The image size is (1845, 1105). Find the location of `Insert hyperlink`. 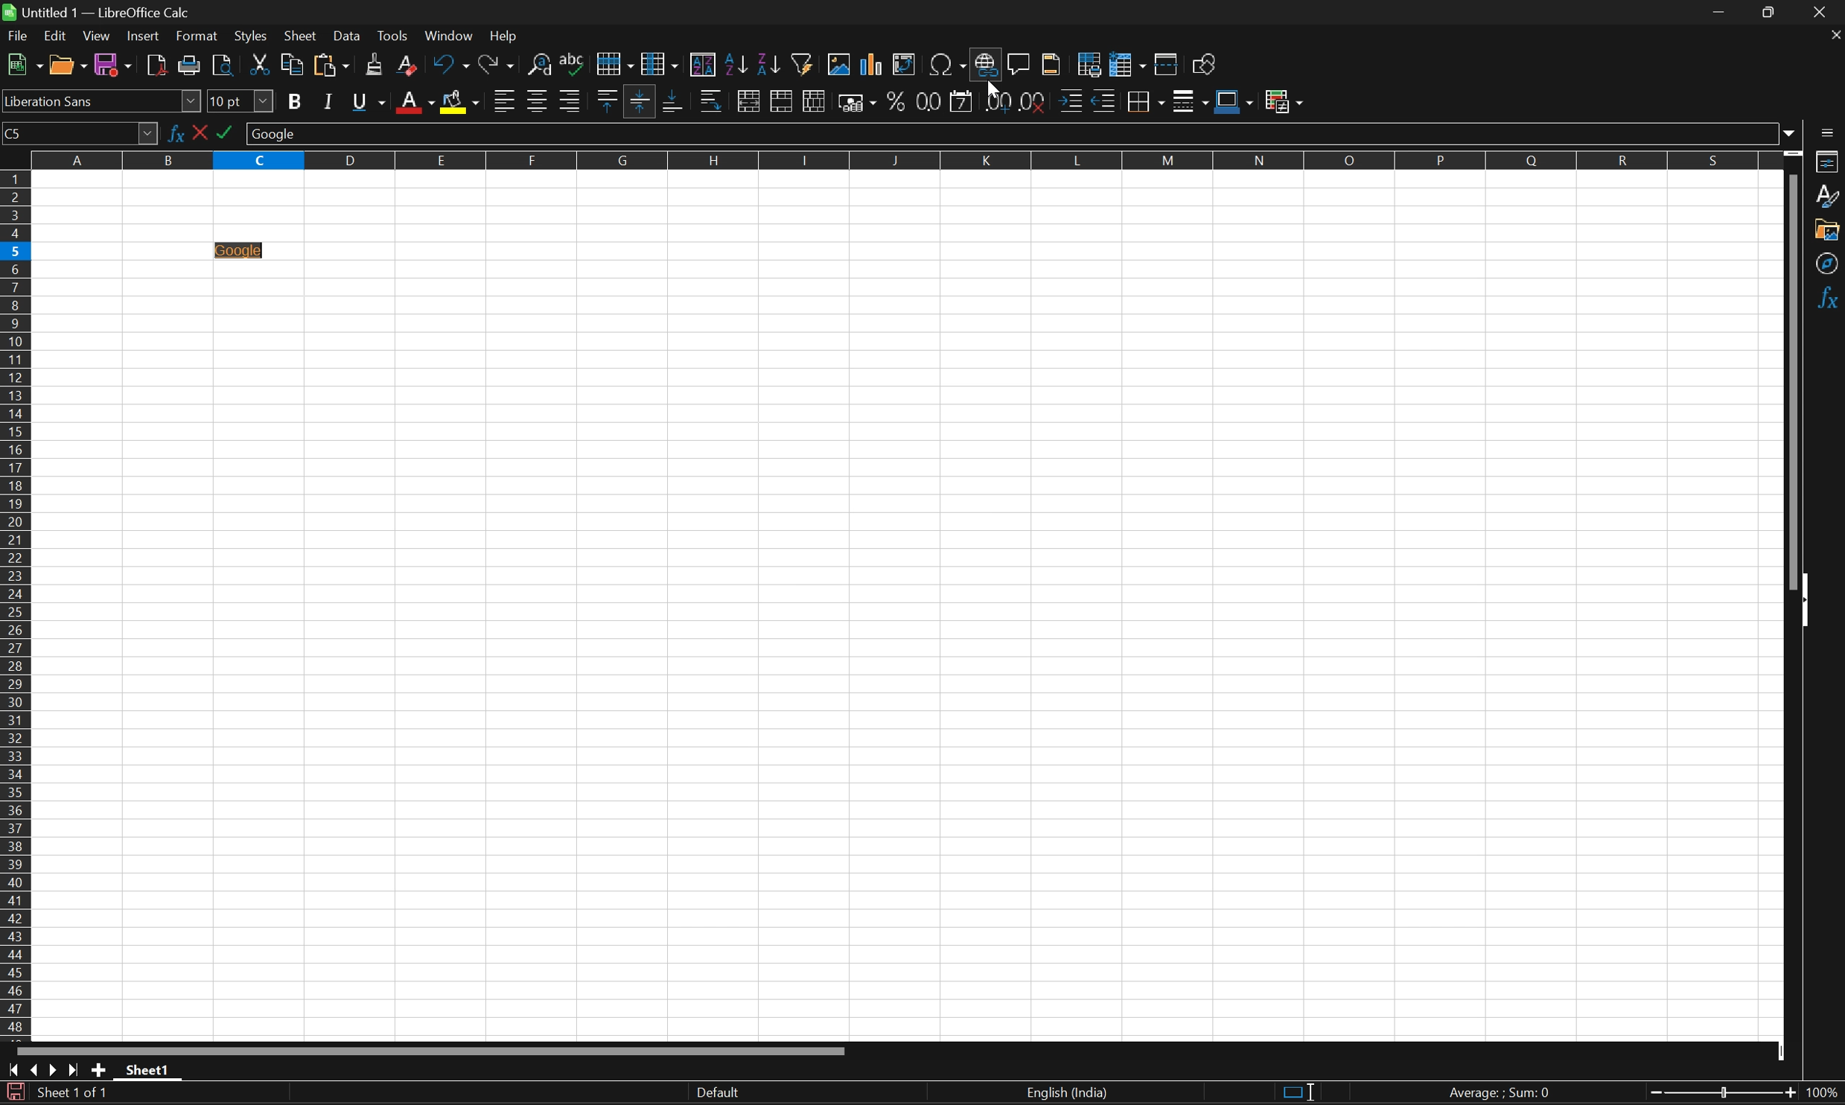

Insert hyperlink is located at coordinates (984, 64).